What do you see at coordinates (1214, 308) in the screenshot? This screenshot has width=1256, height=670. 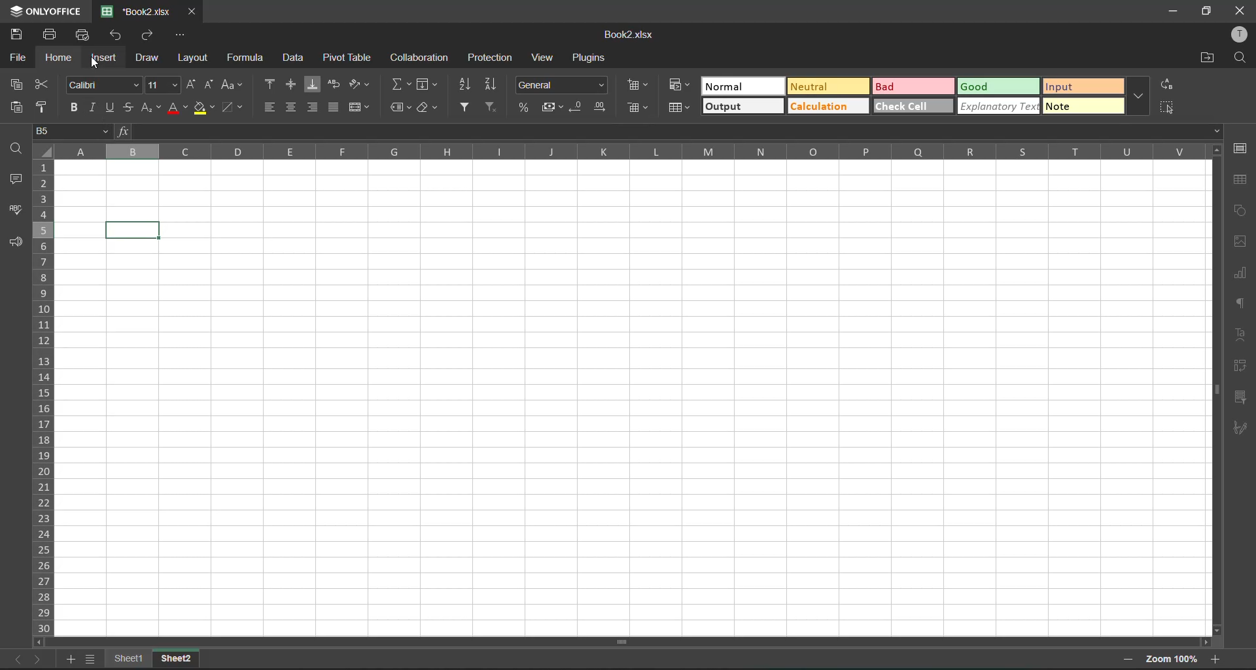 I see `vertical scroll bar` at bounding box center [1214, 308].